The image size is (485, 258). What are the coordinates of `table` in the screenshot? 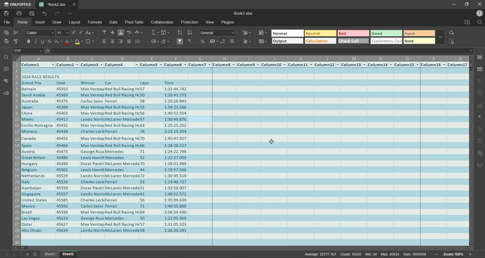 It's located at (479, 70).